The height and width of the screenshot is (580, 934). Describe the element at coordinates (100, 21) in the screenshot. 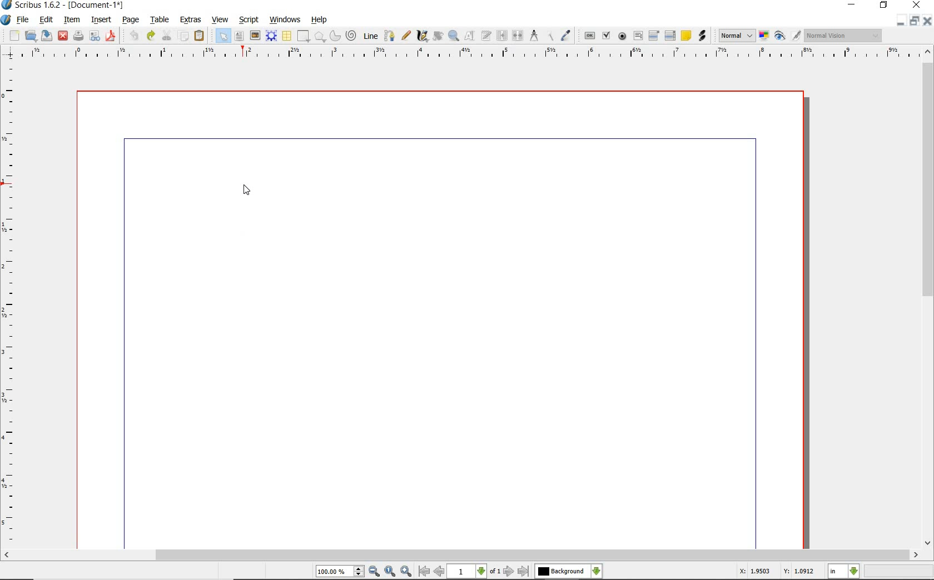

I see `insert` at that location.